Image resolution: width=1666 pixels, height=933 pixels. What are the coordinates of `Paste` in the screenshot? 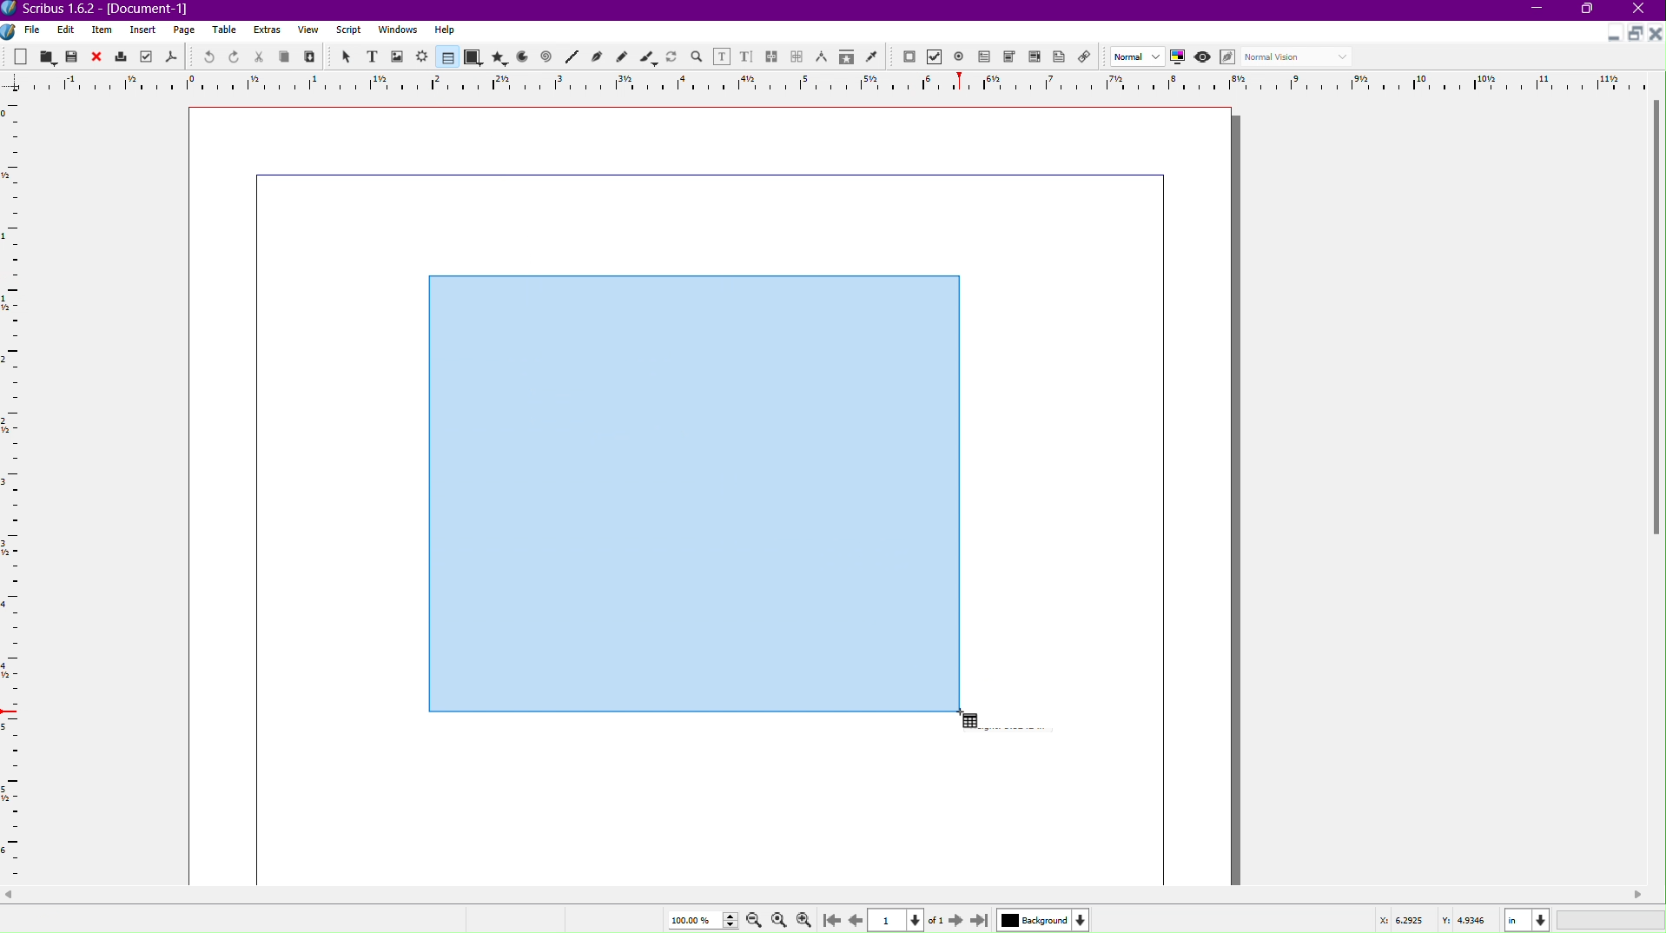 It's located at (311, 57).